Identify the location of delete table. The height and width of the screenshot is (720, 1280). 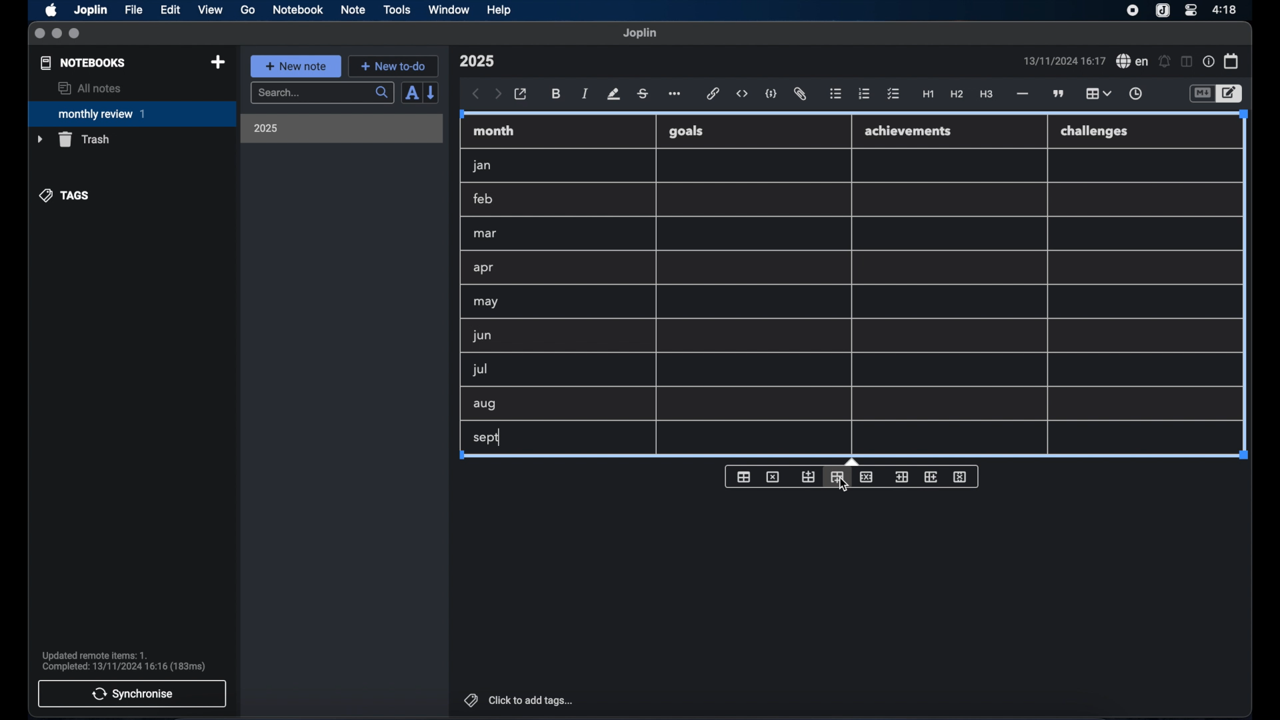
(773, 477).